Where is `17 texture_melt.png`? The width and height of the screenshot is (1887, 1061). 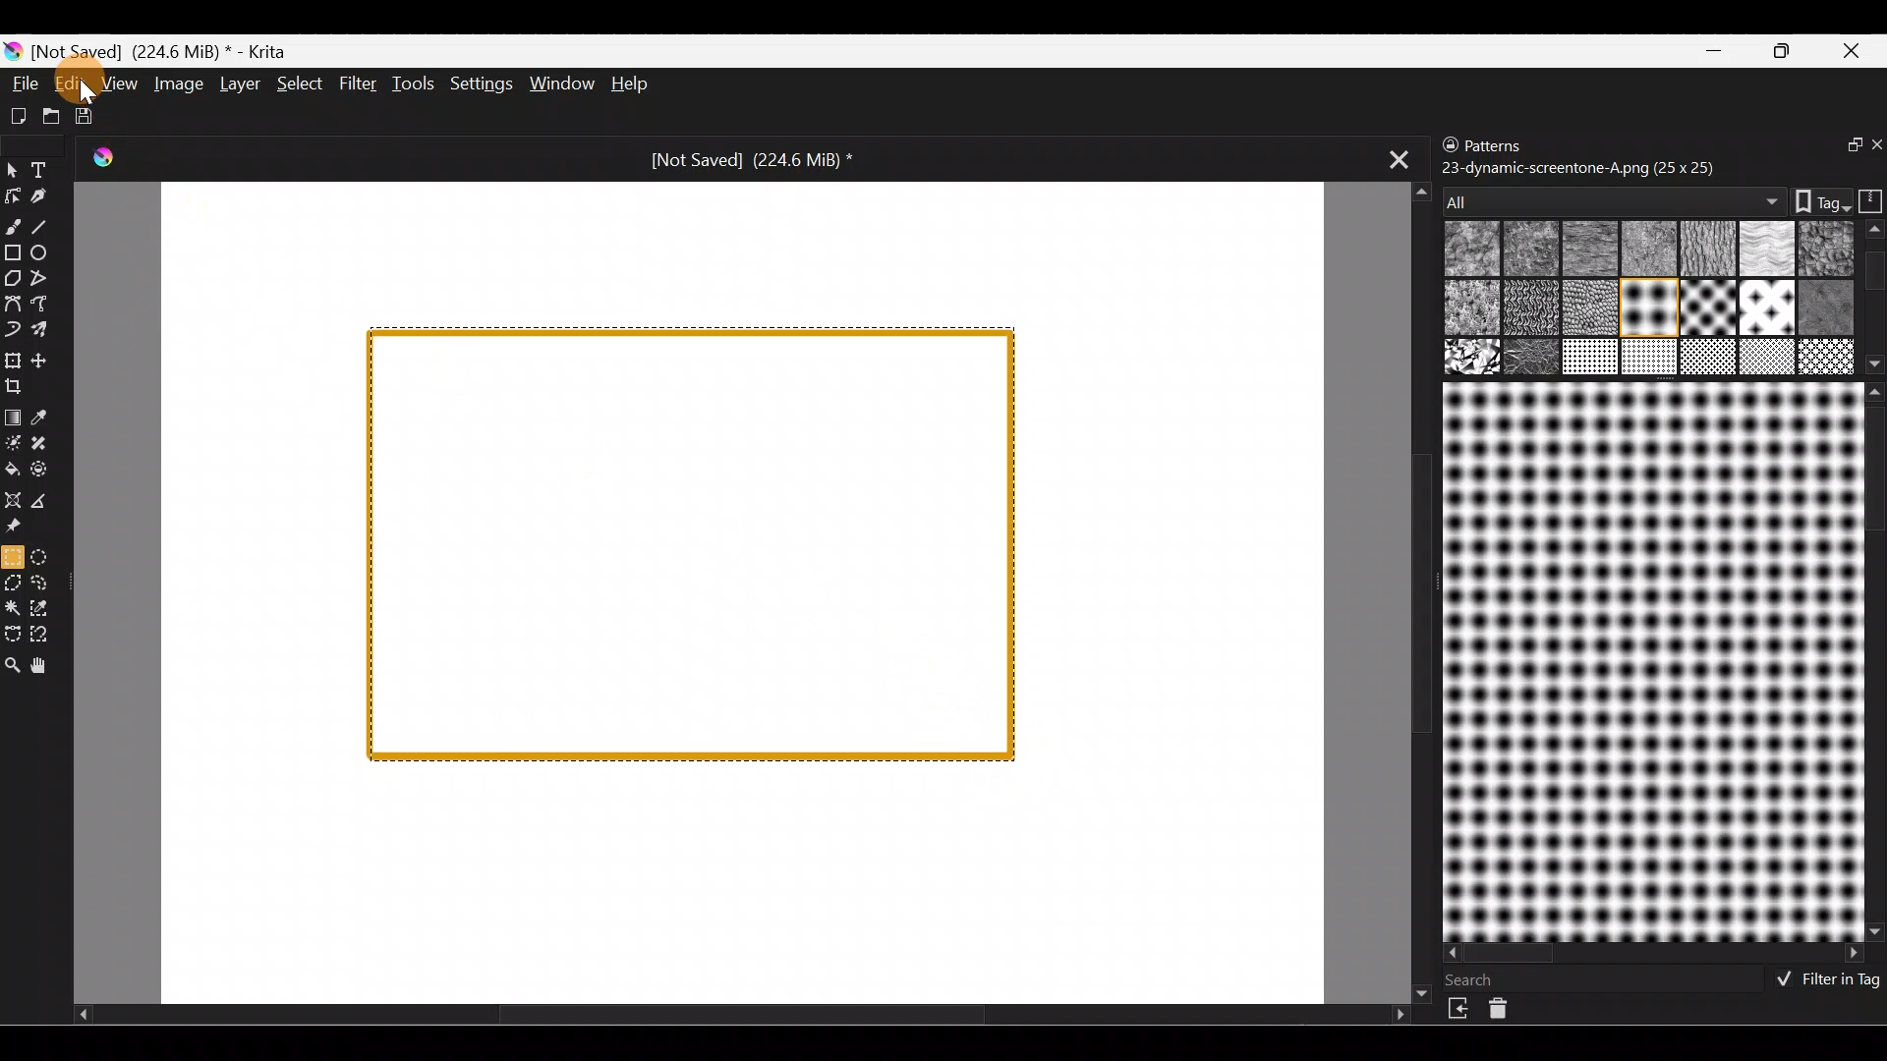 17 texture_melt.png is located at coordinates (1651, 357).